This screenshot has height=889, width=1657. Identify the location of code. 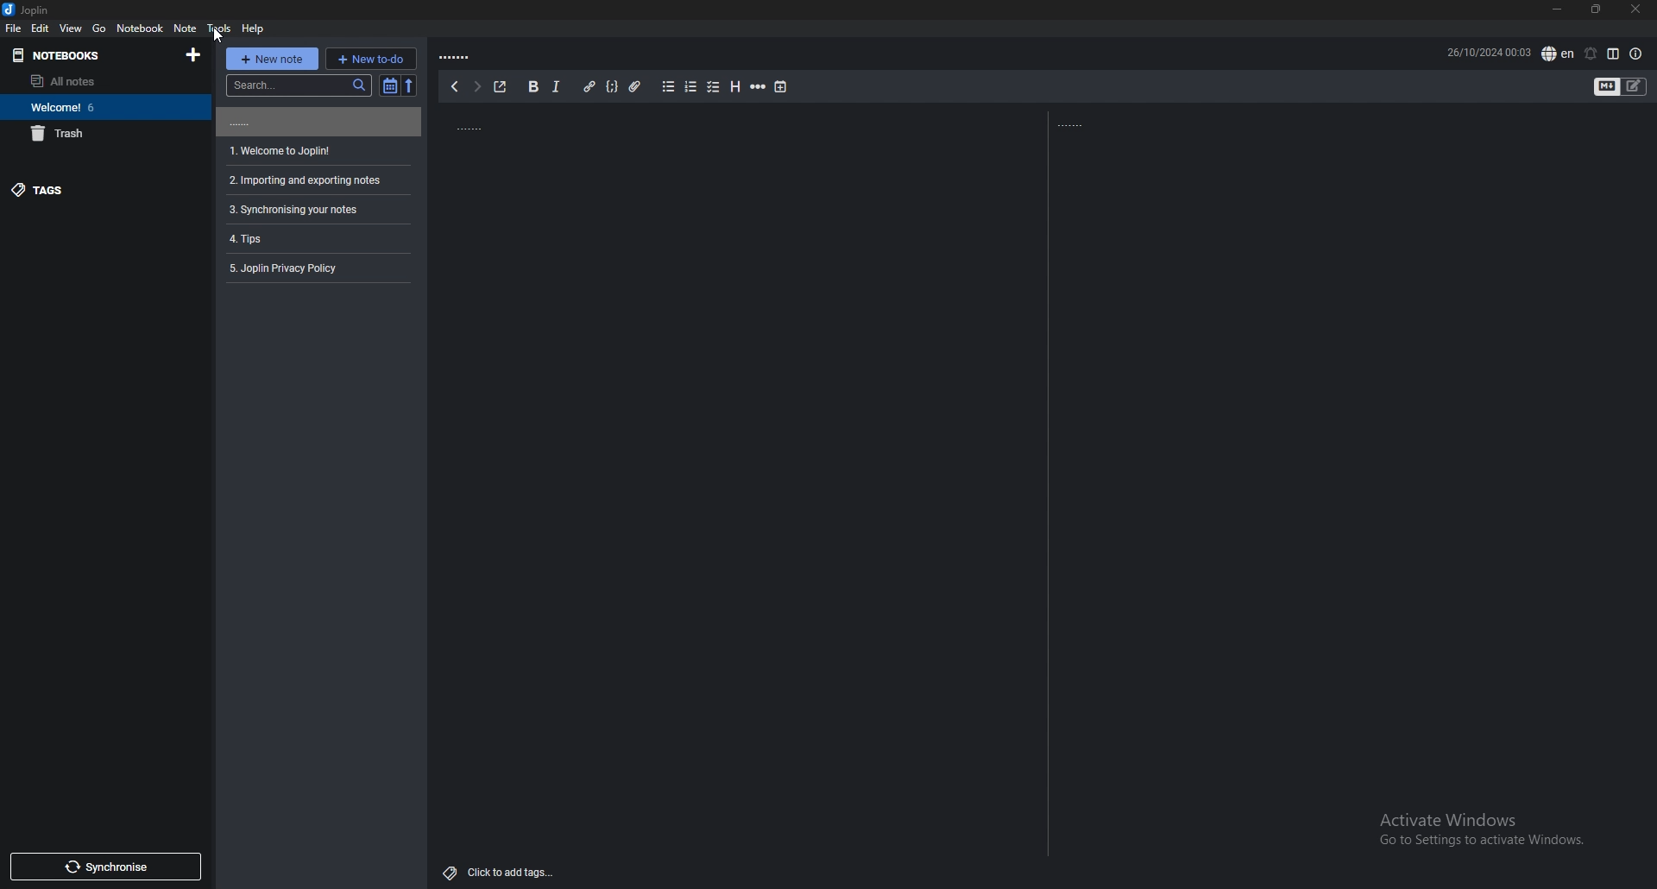
(614, 86).